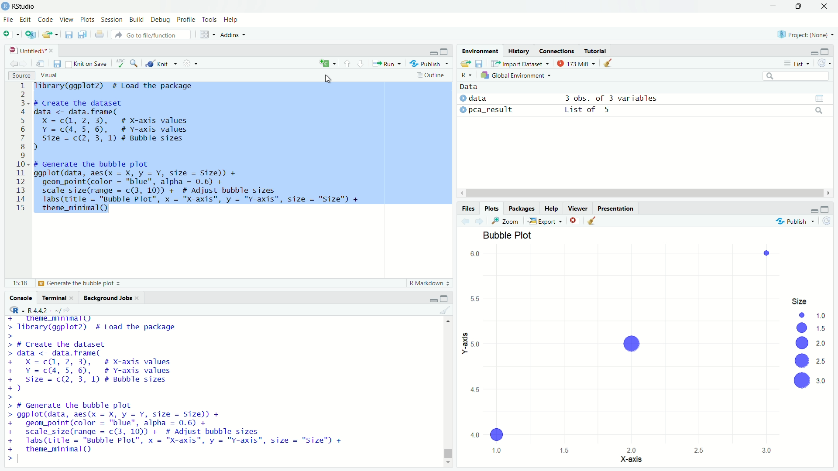 The height and width of the screenshot is (471, 838). What do you see at coordinates (22, 297) in the screenshot?
I see `Console` at bounding box center [22, 297].